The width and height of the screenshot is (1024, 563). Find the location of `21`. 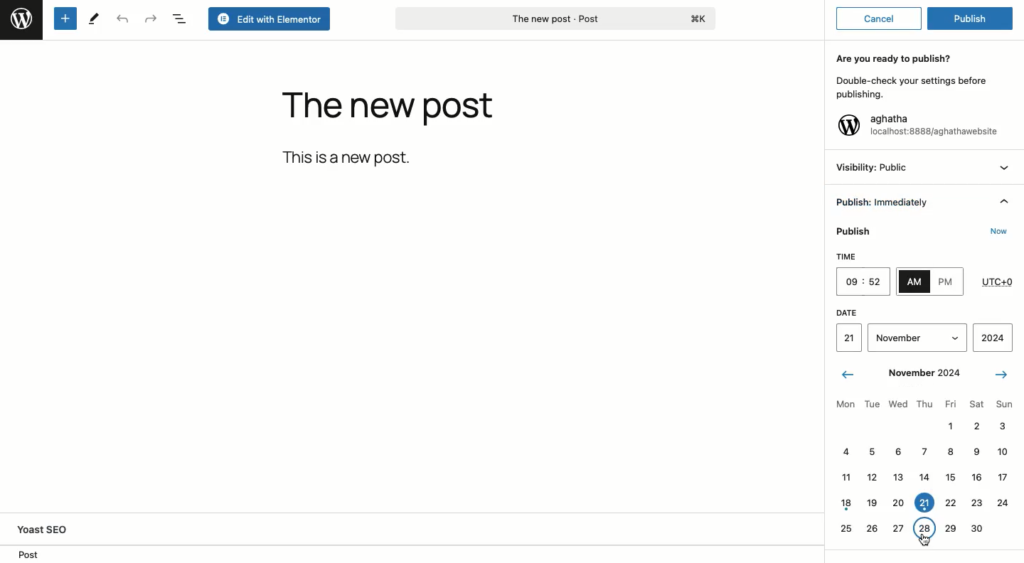

21 is located at coordinates (924, 503).